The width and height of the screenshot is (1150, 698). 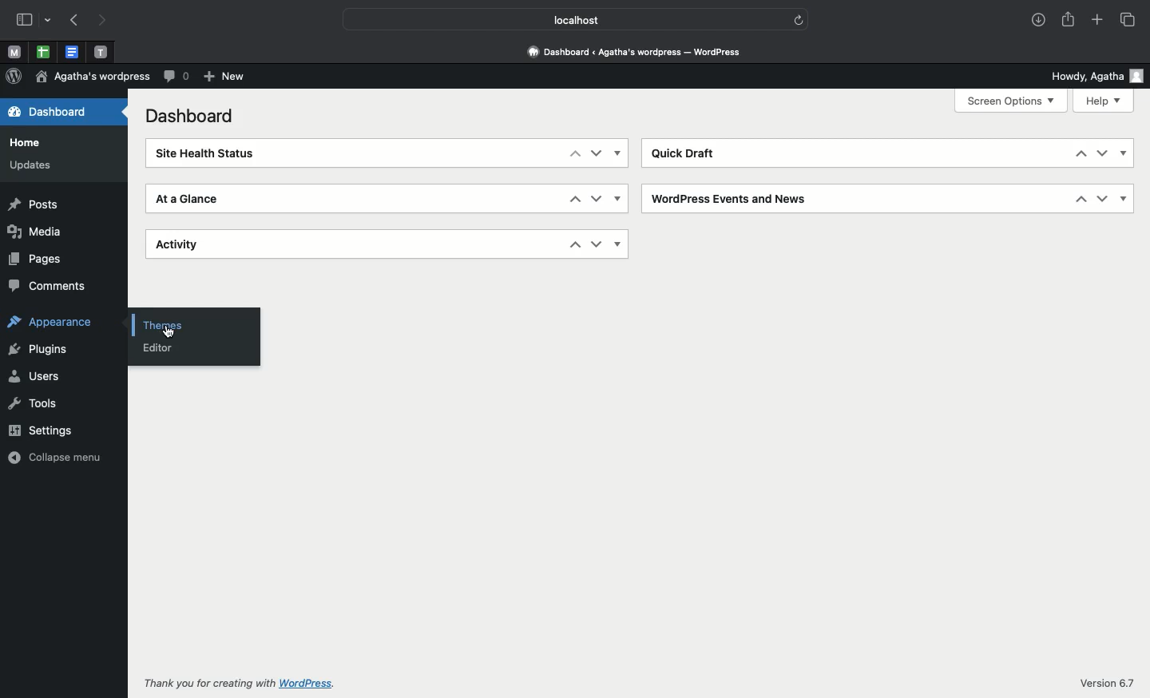 What do you see at coordinates (38, 430) in the screenshot?
I see `Settings` at bounding box center [38, 430].